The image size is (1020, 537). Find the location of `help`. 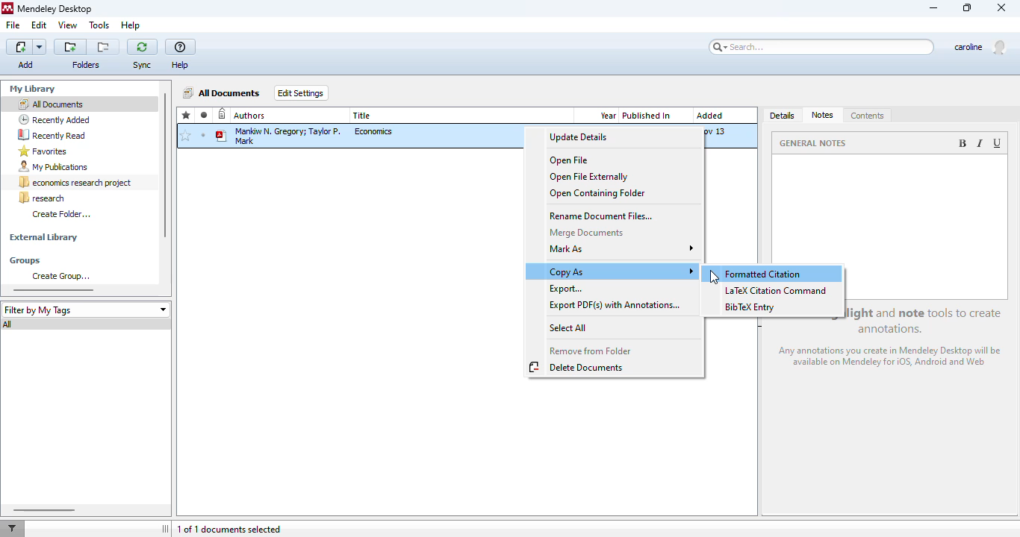

help is located at coordinates (131, 25).